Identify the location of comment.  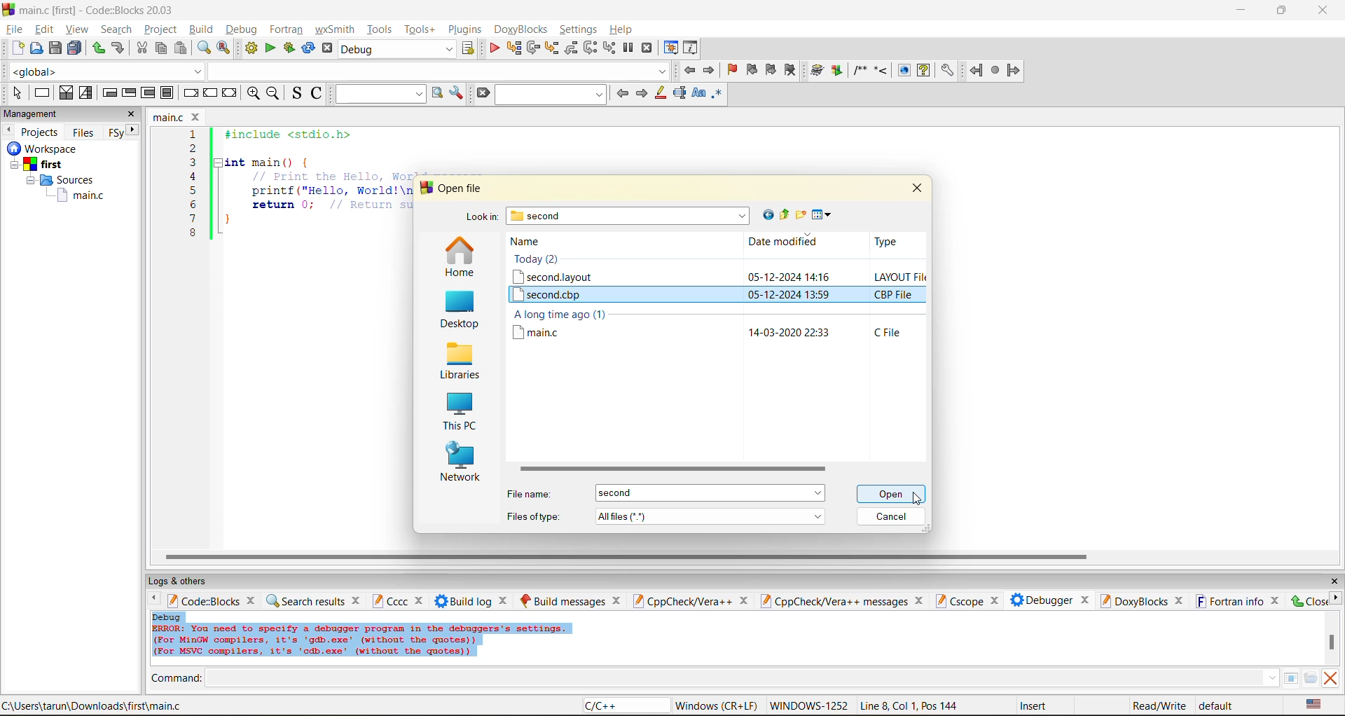
(860, 70).